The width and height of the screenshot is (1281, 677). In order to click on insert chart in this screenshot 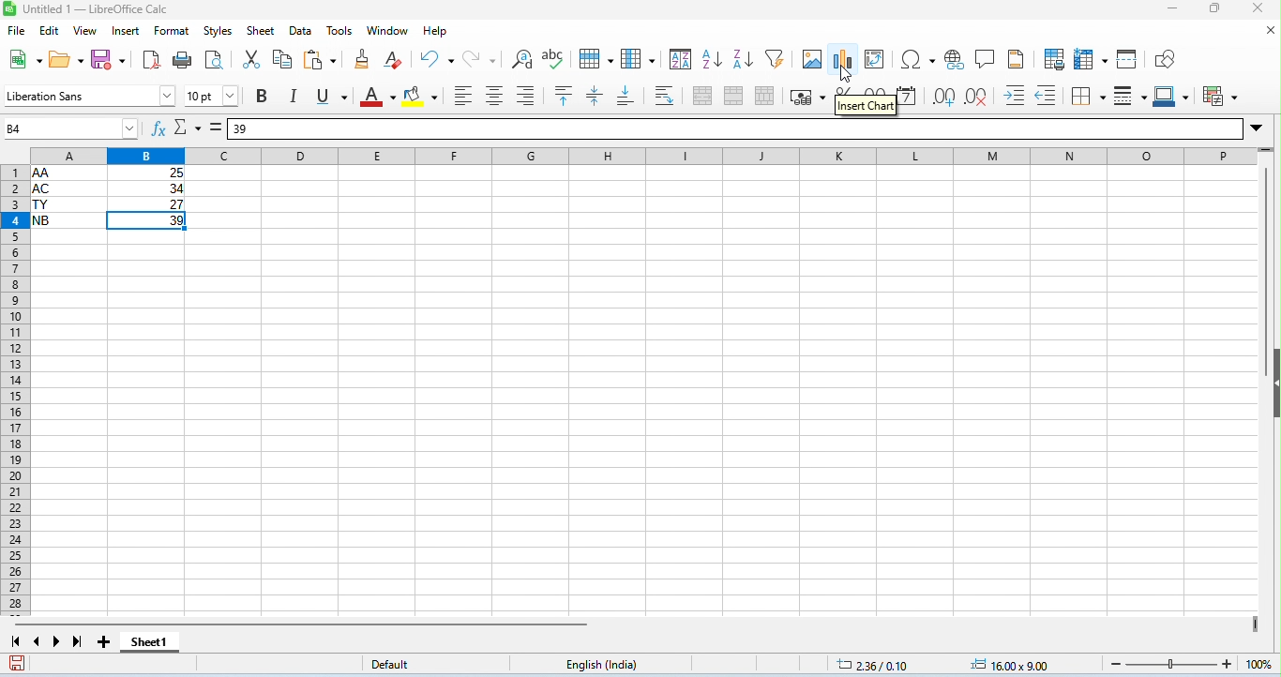, I will do `click(842, 59)`.